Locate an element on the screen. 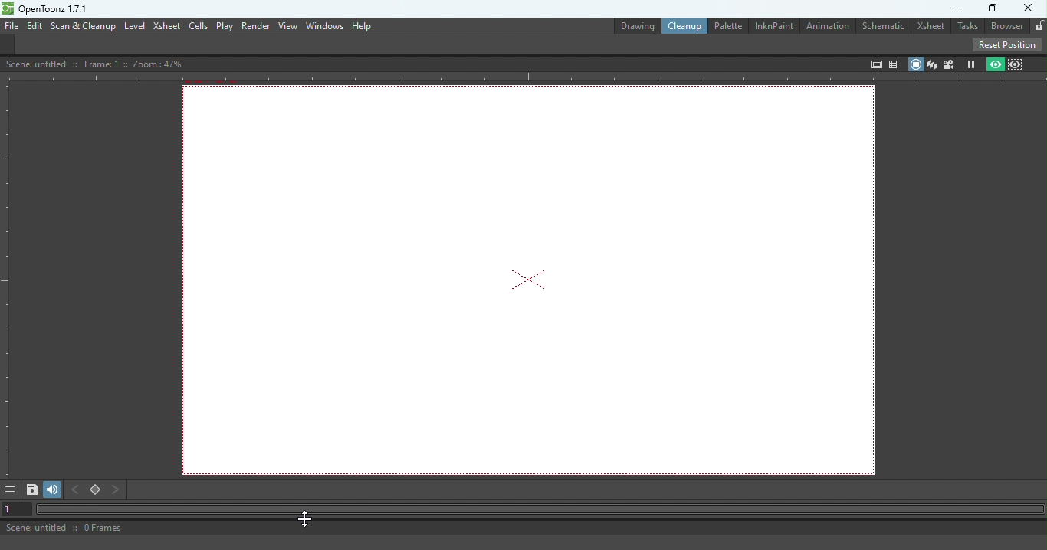  Camera stand view is located at coordinates (914, 64).